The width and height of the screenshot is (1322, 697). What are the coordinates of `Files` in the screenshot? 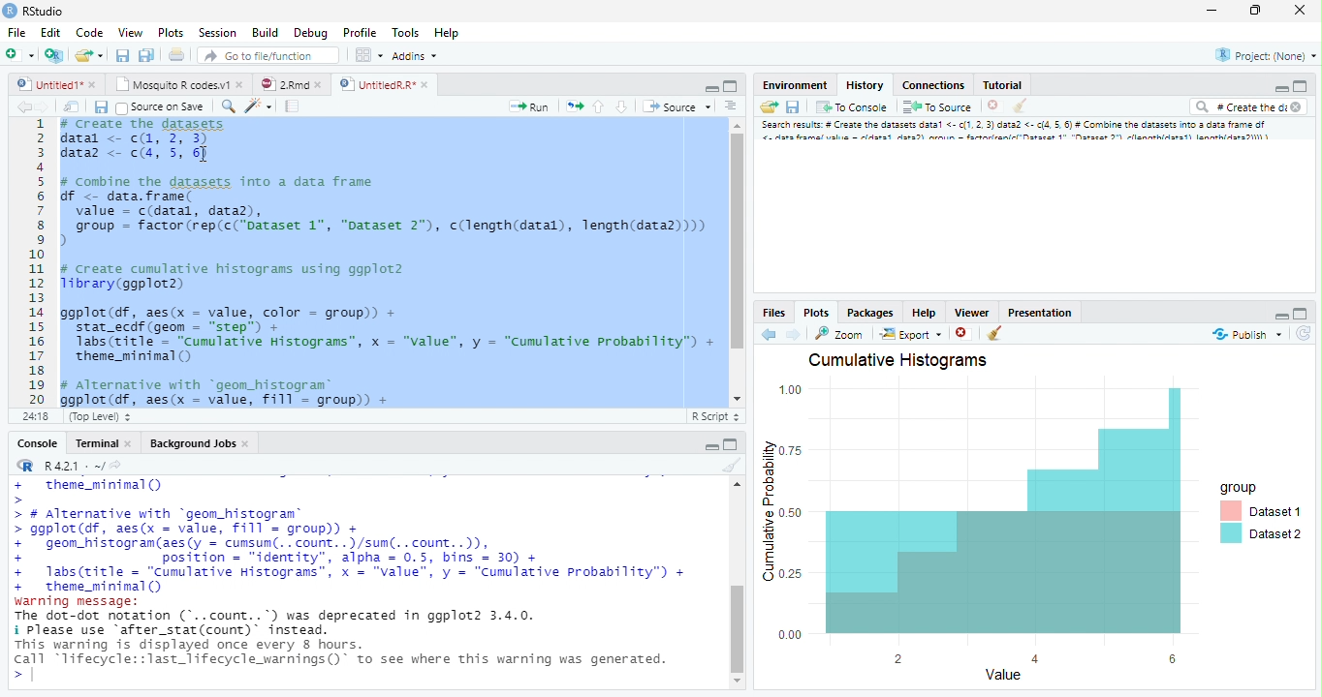 It's located at (773, 311).